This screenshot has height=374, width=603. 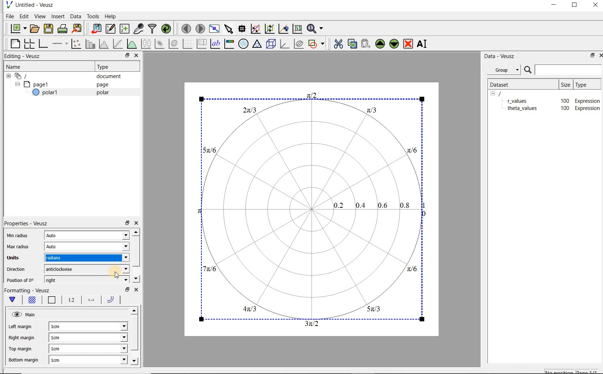 What do you see at coordinates (24, 16) in the screenshot?
I see `Edit` at bounding box center [24, 16].